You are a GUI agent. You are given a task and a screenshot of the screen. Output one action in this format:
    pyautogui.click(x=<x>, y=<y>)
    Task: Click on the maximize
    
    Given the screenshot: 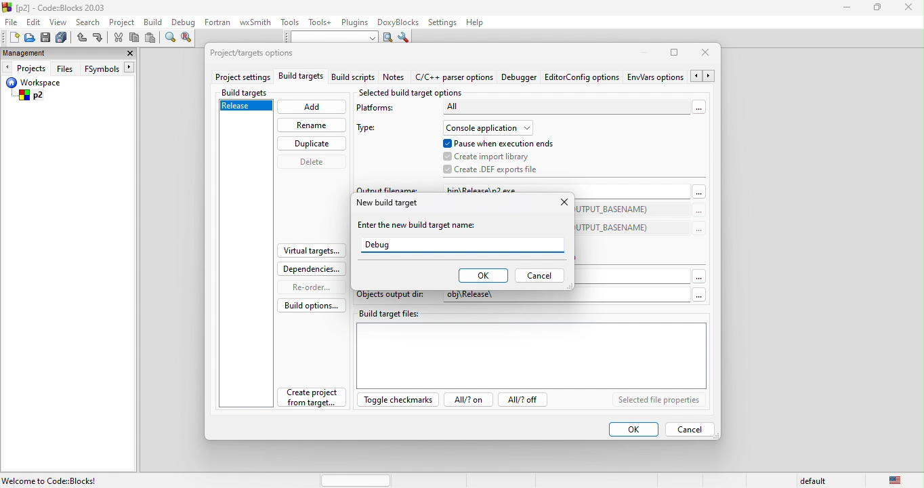 What is the action you would take?
    pyautogui.click(x=881, y=9)
    